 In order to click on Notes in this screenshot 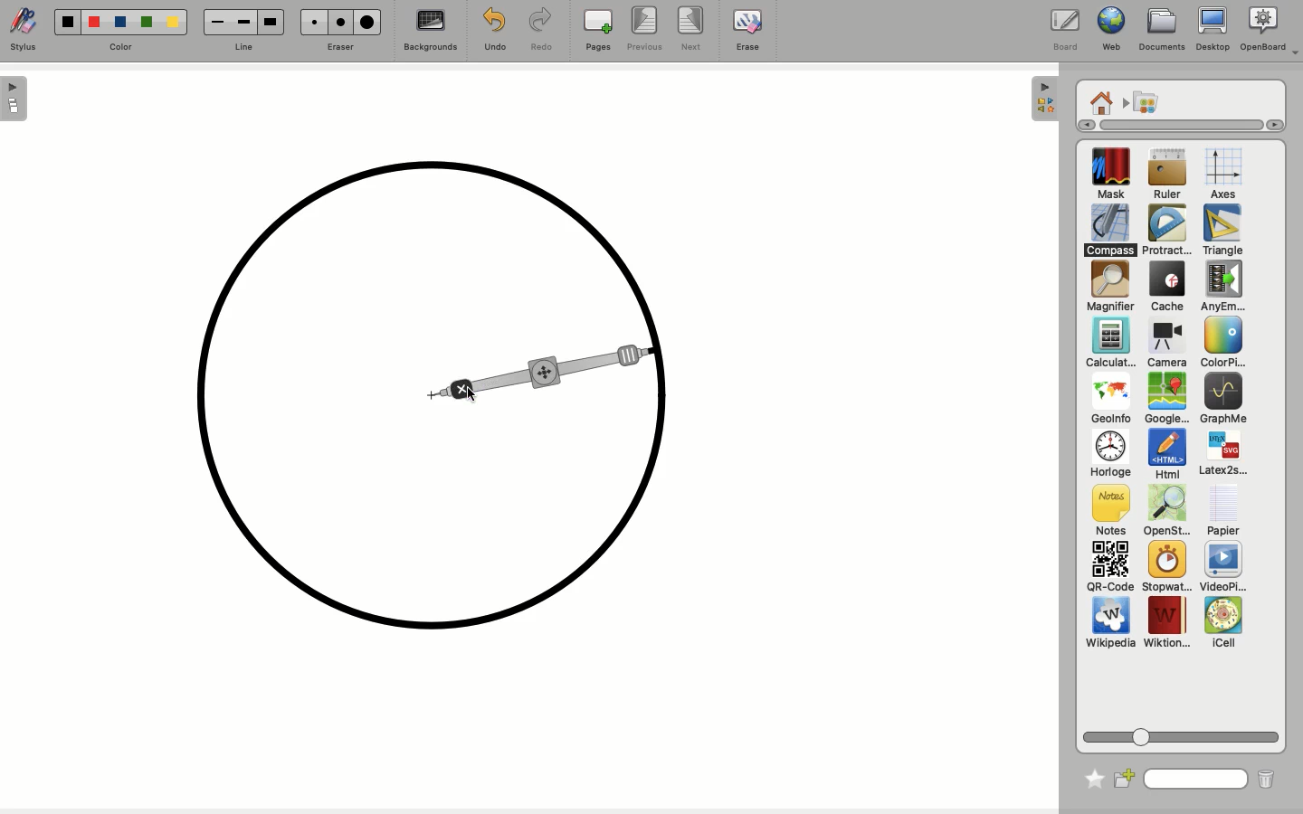, I will do `click(1108, 511)`.